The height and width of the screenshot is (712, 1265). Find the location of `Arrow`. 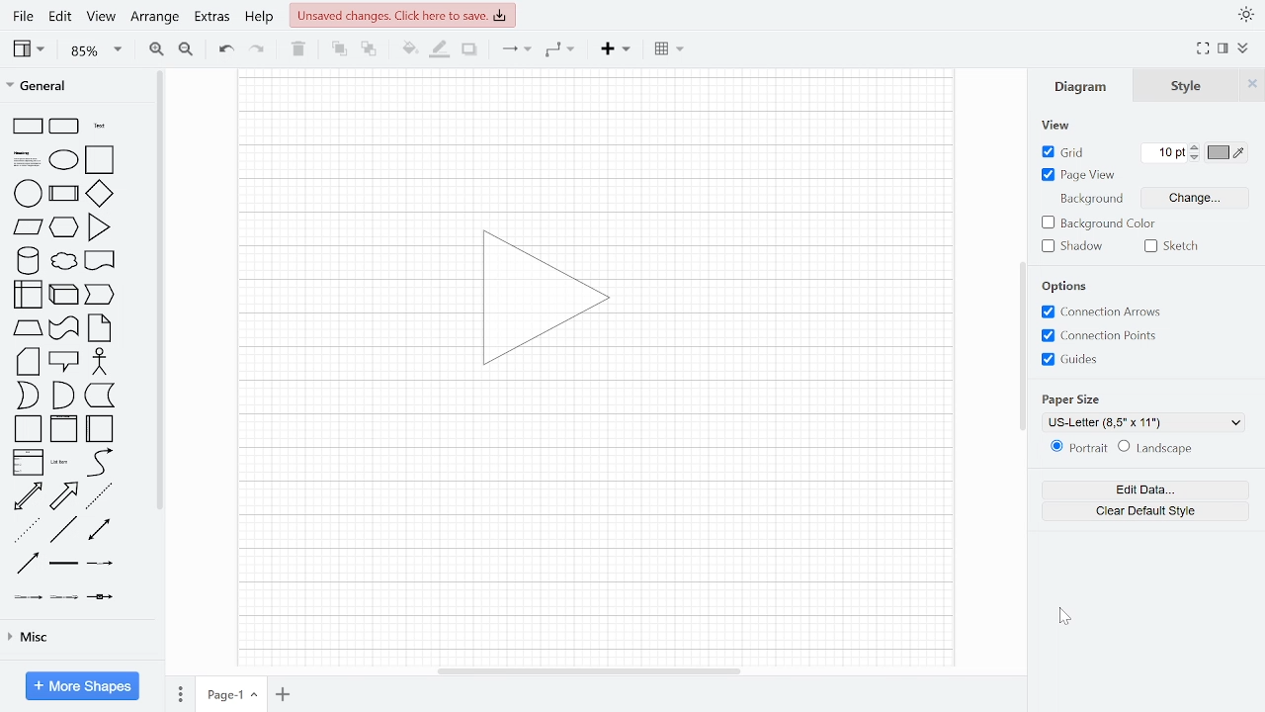

Arrow is located at coordinates (63, 496).